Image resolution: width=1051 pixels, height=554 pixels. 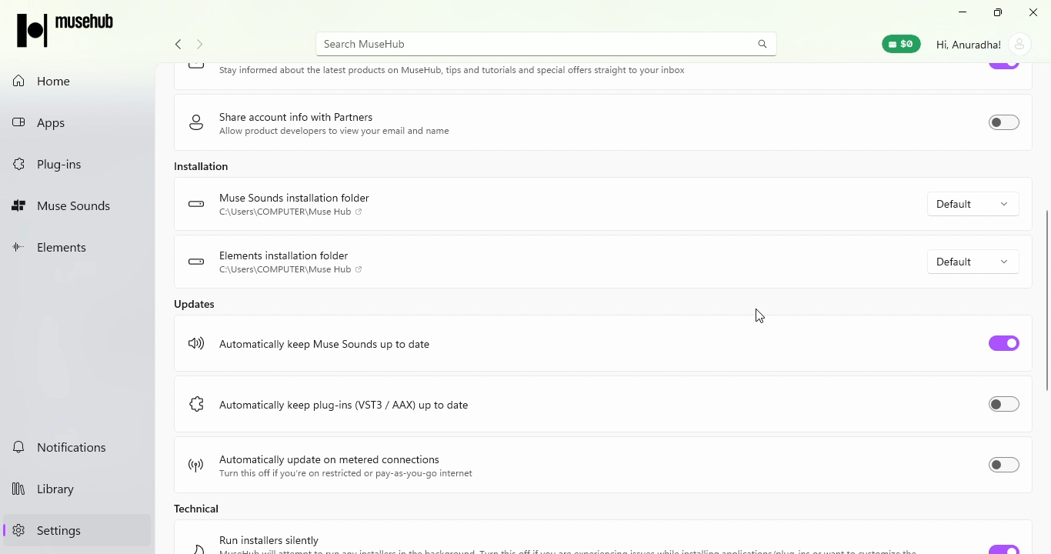 I want to click on Toggle, so click(x=1003, y=123).